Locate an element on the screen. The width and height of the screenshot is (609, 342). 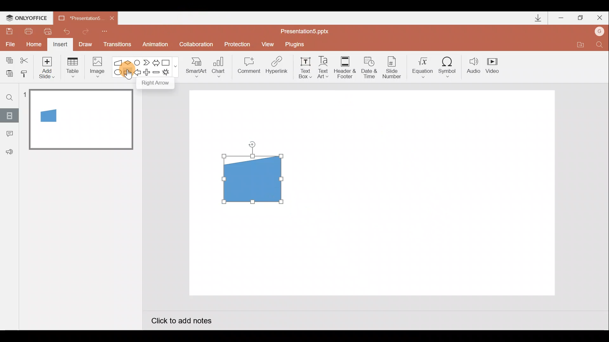
Paste is located at coordinates (8, 73).